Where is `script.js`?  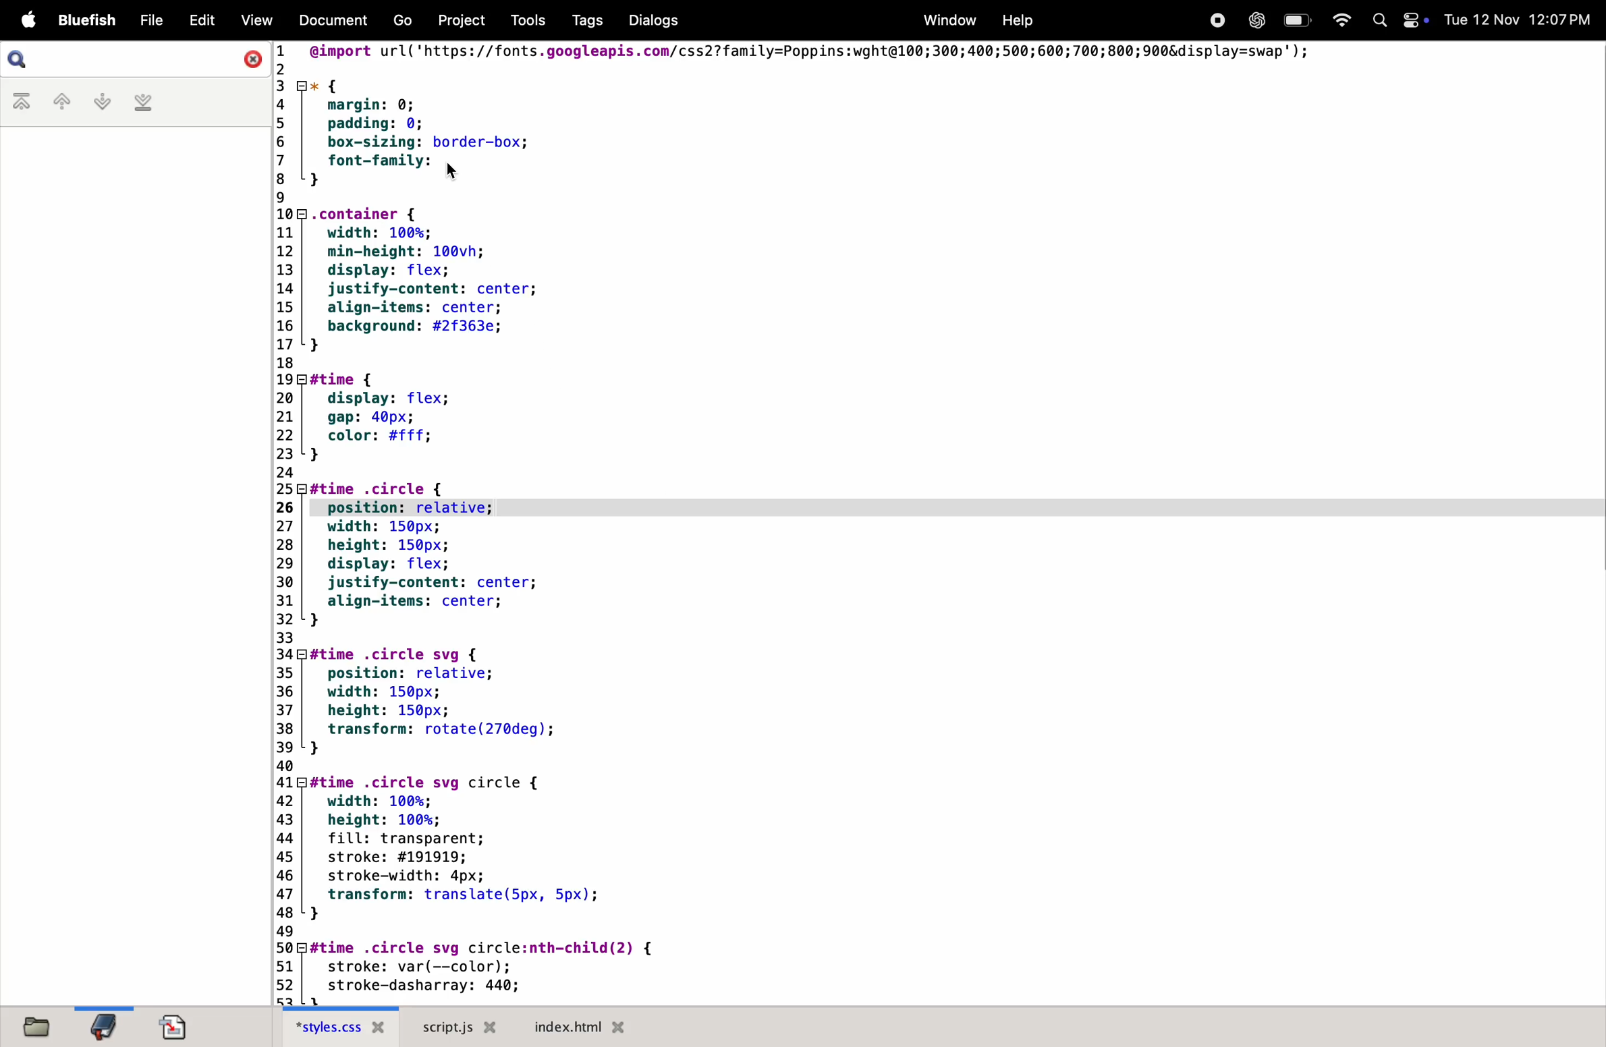
script.js is located at coordinates (462, 1027).